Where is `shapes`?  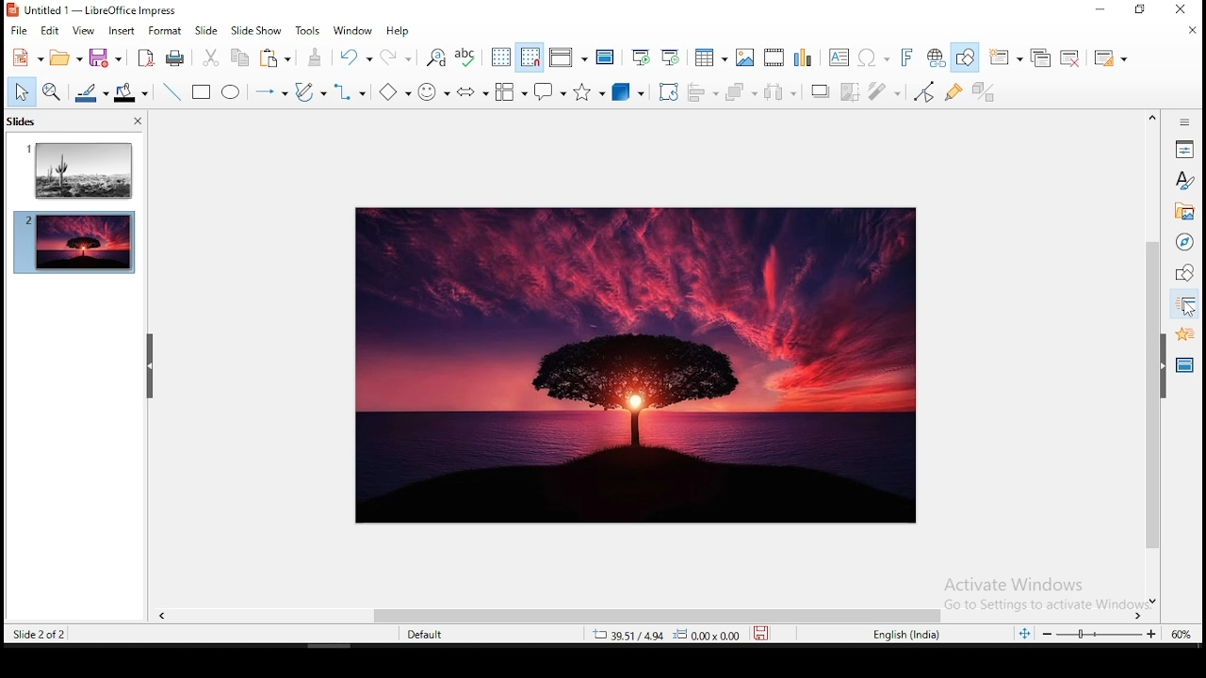
shapes is located at coordinates (1186, 273).